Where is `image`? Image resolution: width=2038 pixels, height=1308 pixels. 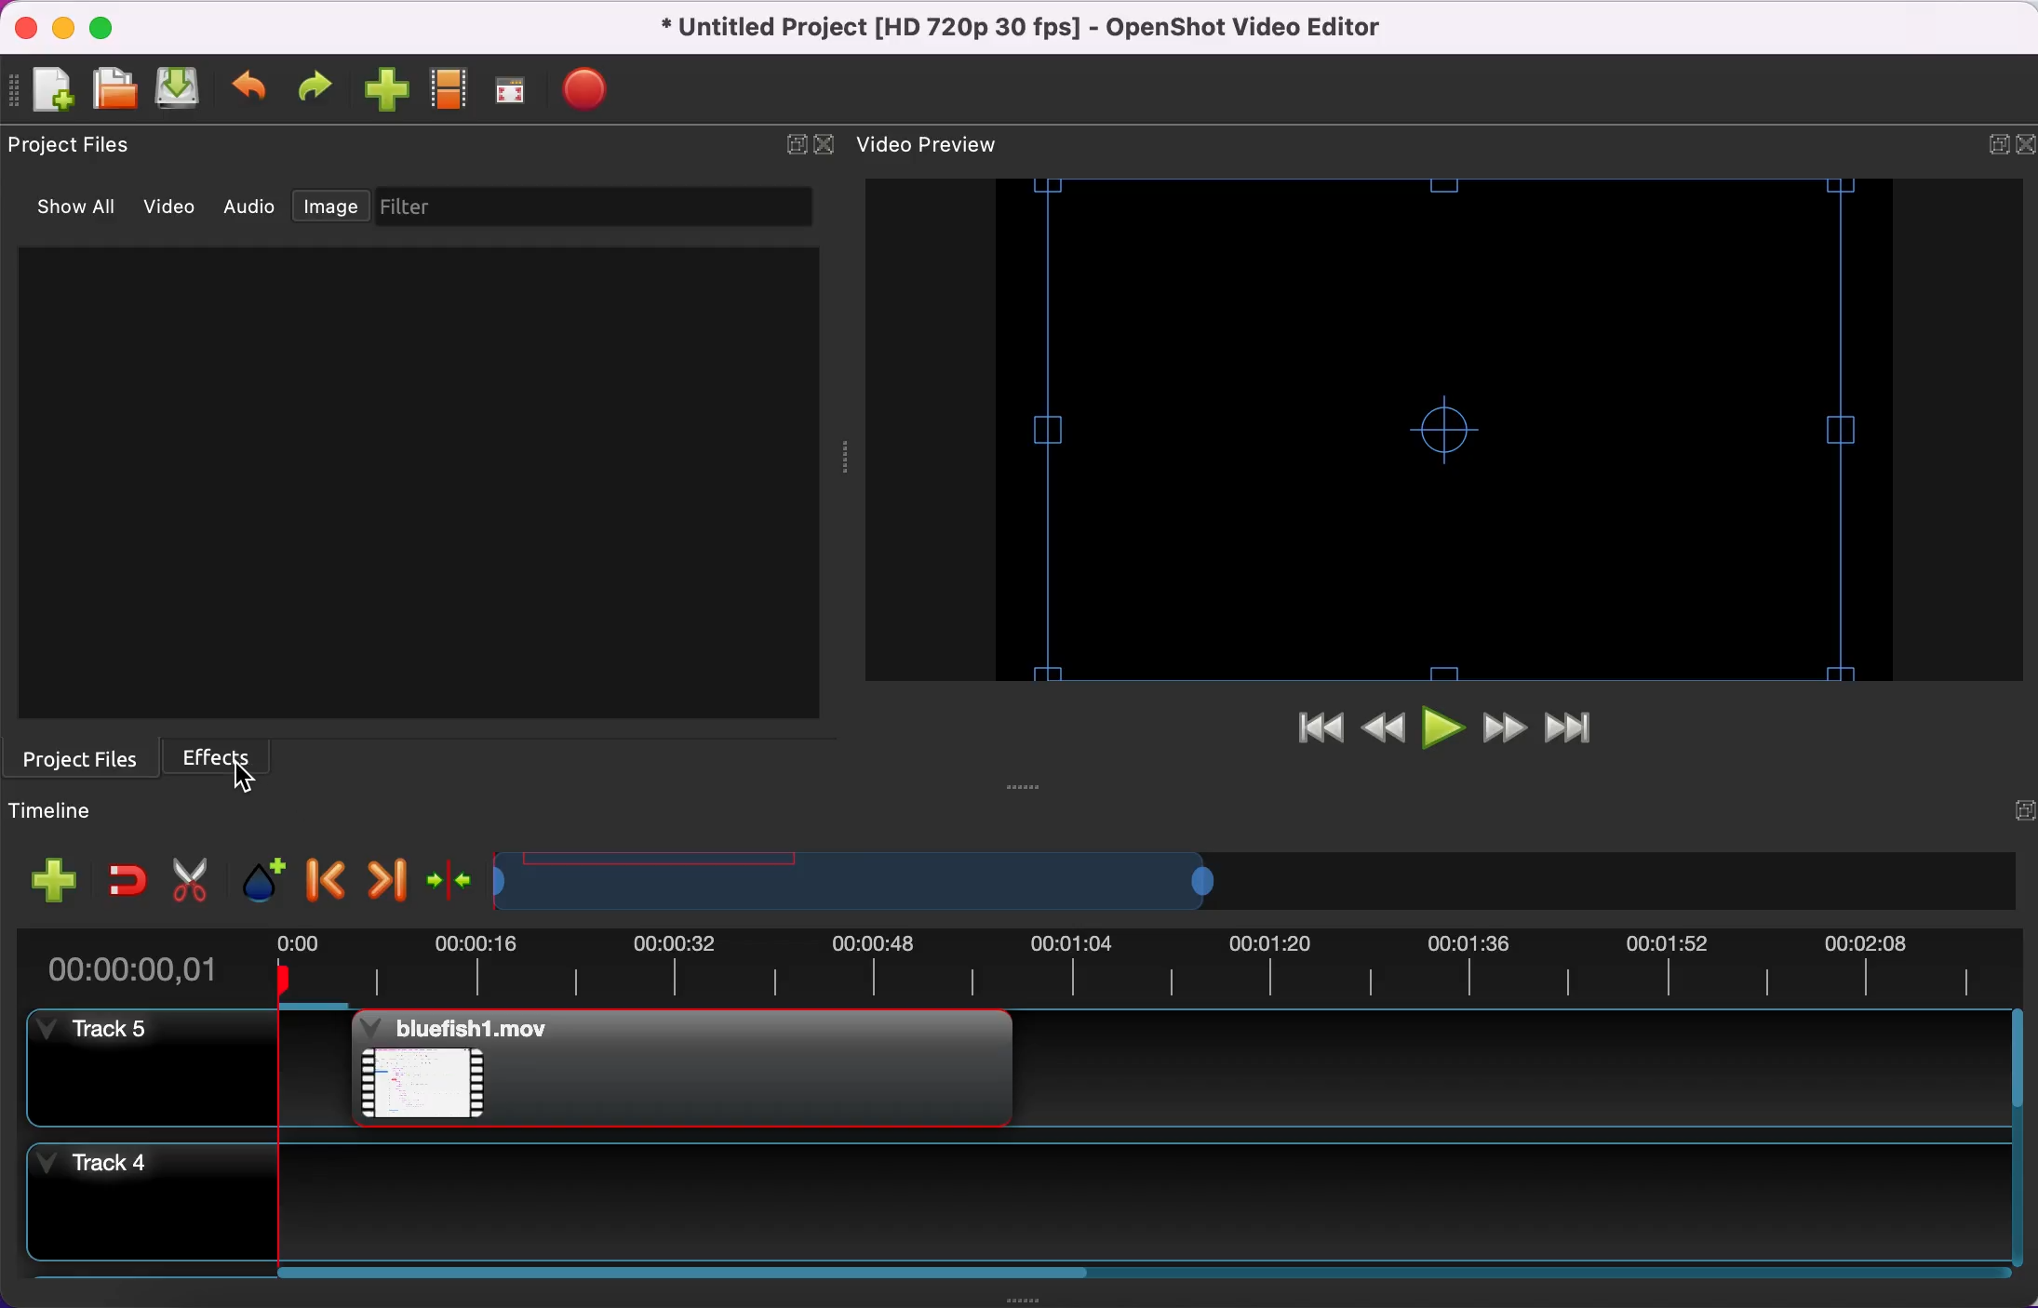 image is located at coordinates (328, 207).